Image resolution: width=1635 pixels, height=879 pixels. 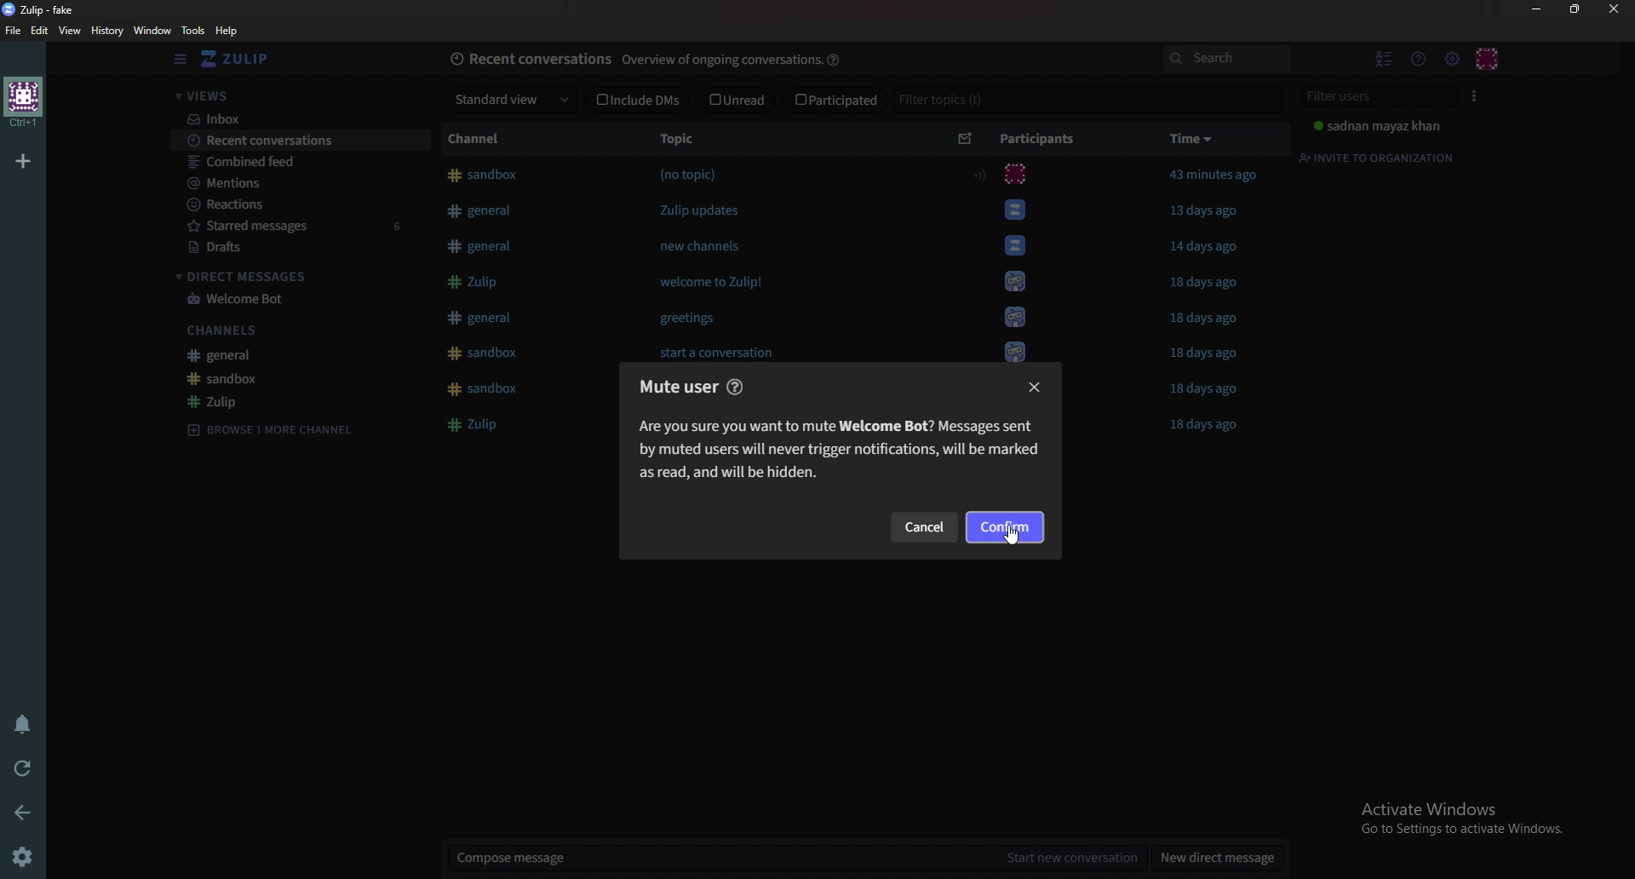 What do you see at coordinates (488, 353) in the screenshot?
I see `#sandbox` at bounding box center [488, 353].